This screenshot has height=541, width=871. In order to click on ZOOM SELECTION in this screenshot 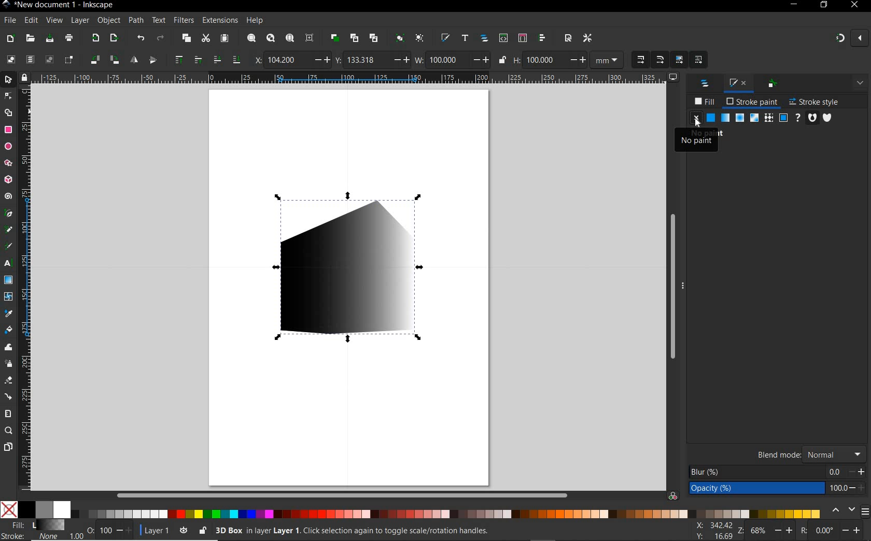, I will do `click(251, 38)`.